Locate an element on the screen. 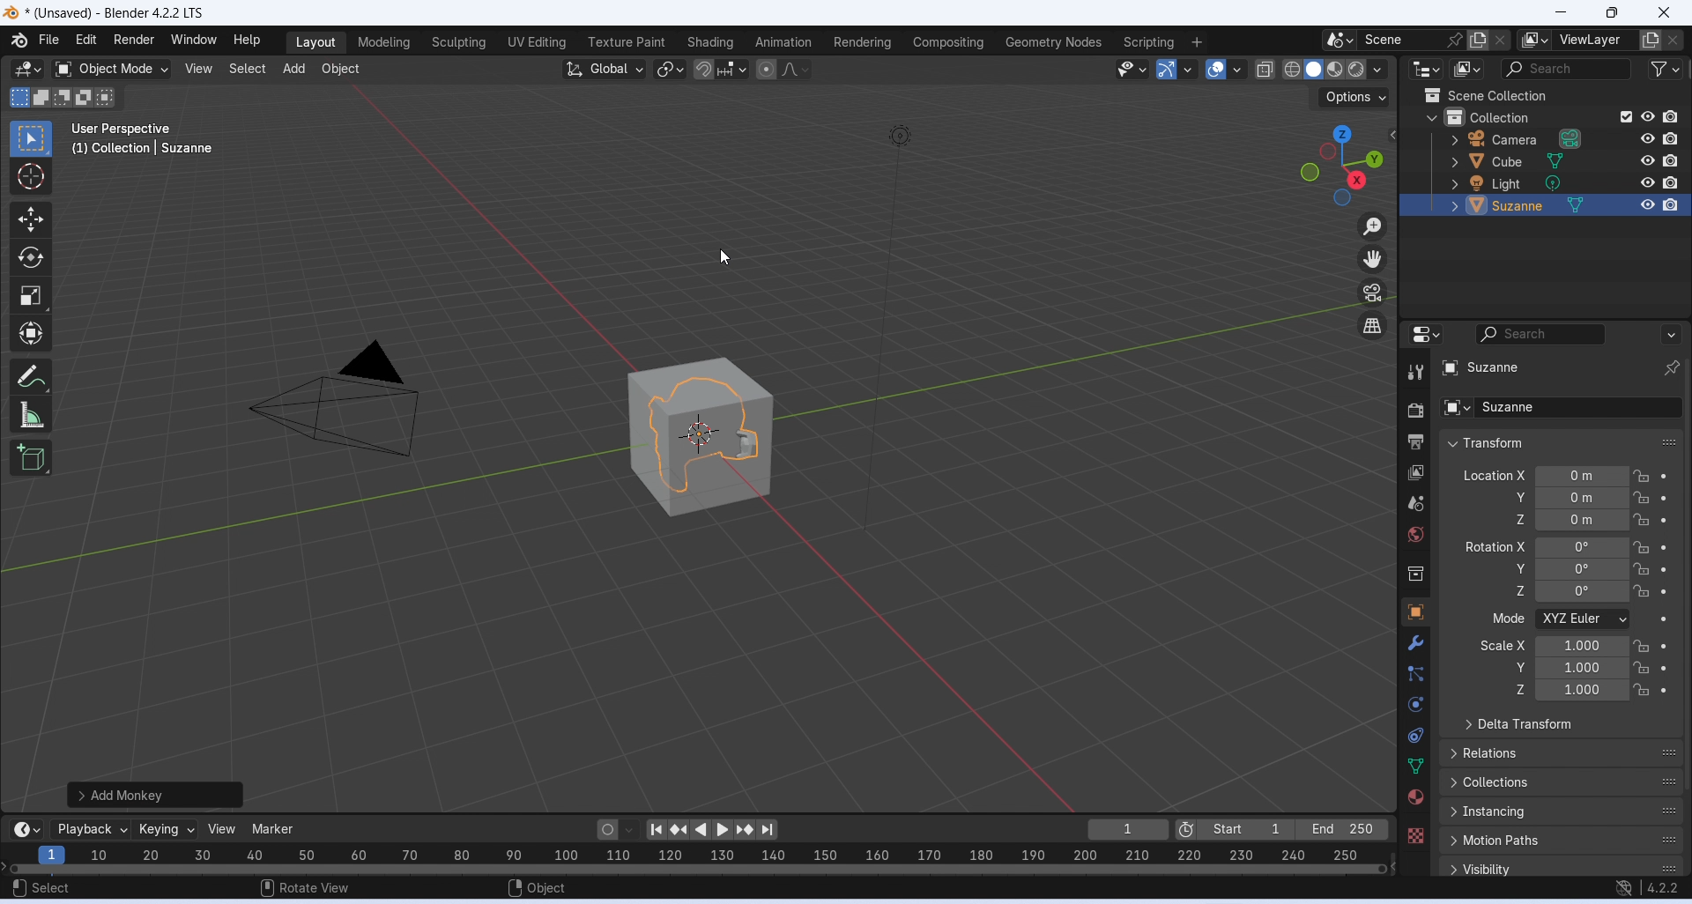 This screenshot has height=904, width=1692. transform orientation is located at coordinates (605, 70).